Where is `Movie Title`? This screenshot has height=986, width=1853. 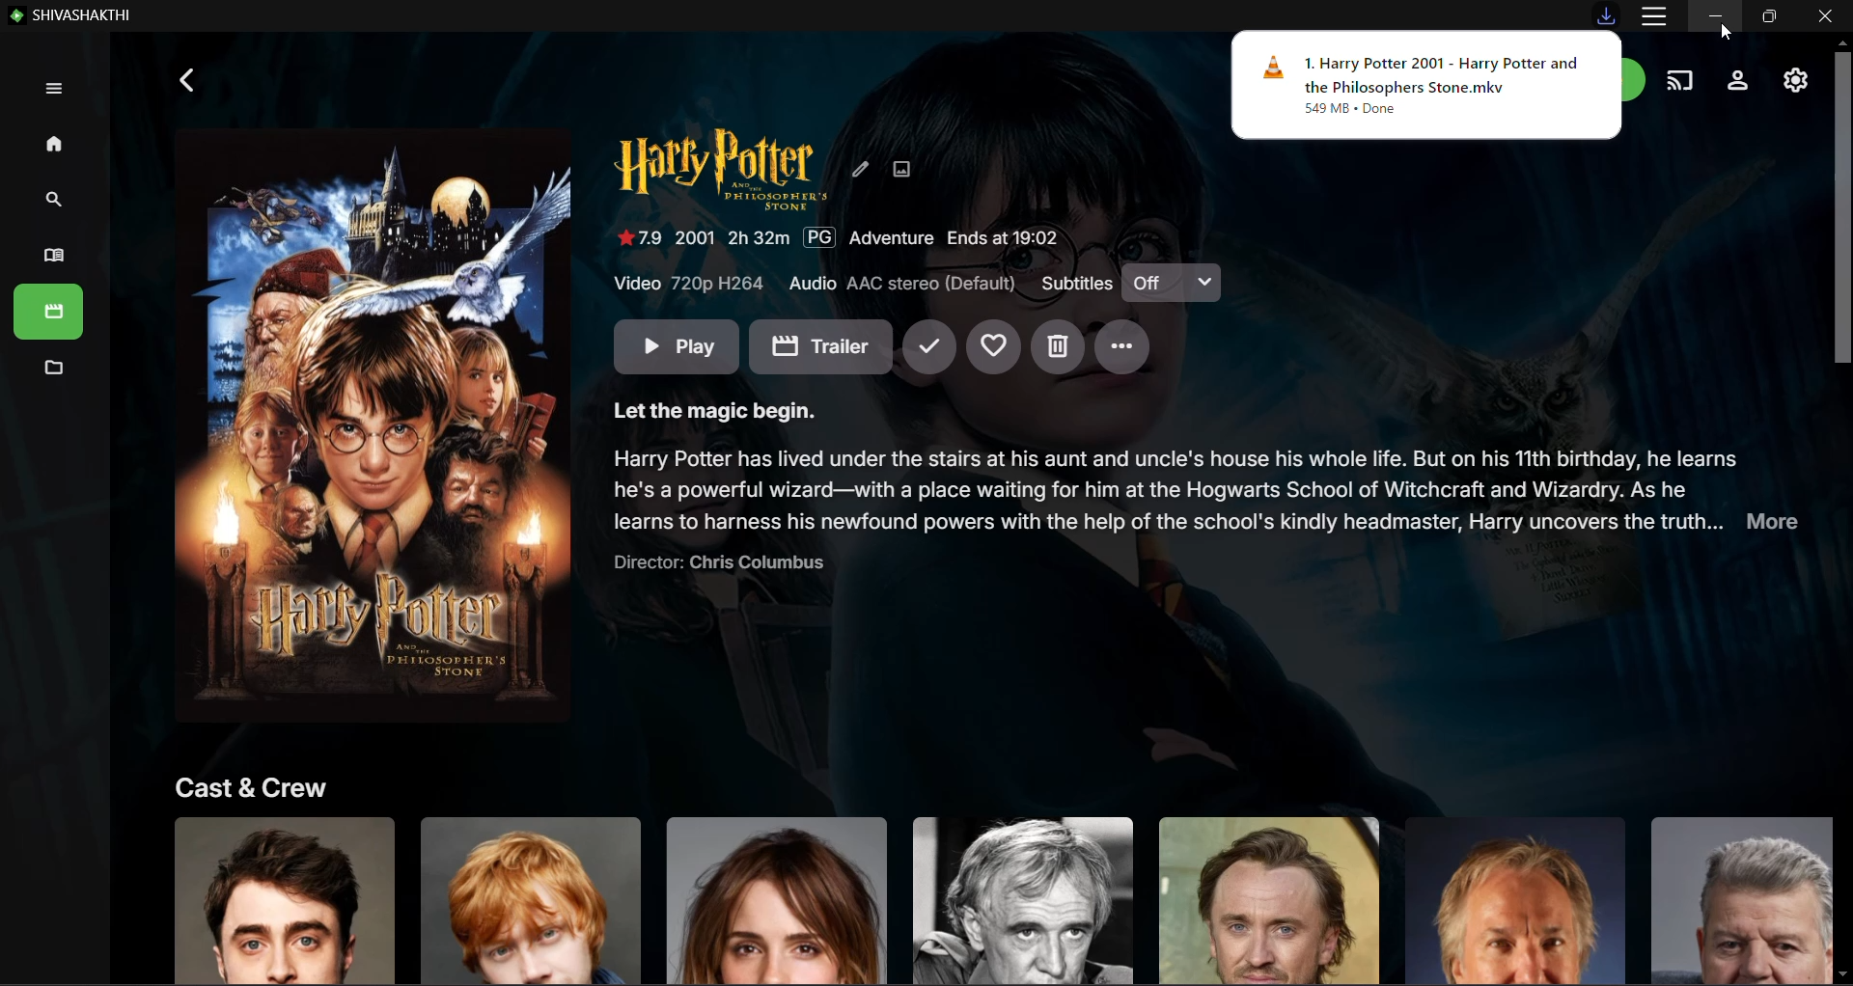
Movie Title is located at coordinates (721, 169).